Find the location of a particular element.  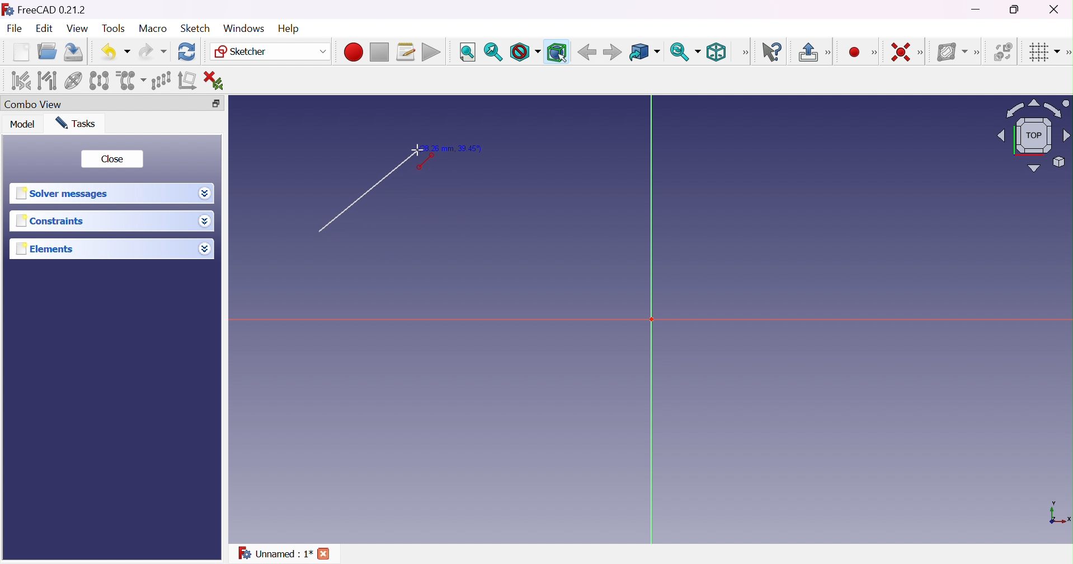

Switch virtual space is located at coordinates (1004, 52).